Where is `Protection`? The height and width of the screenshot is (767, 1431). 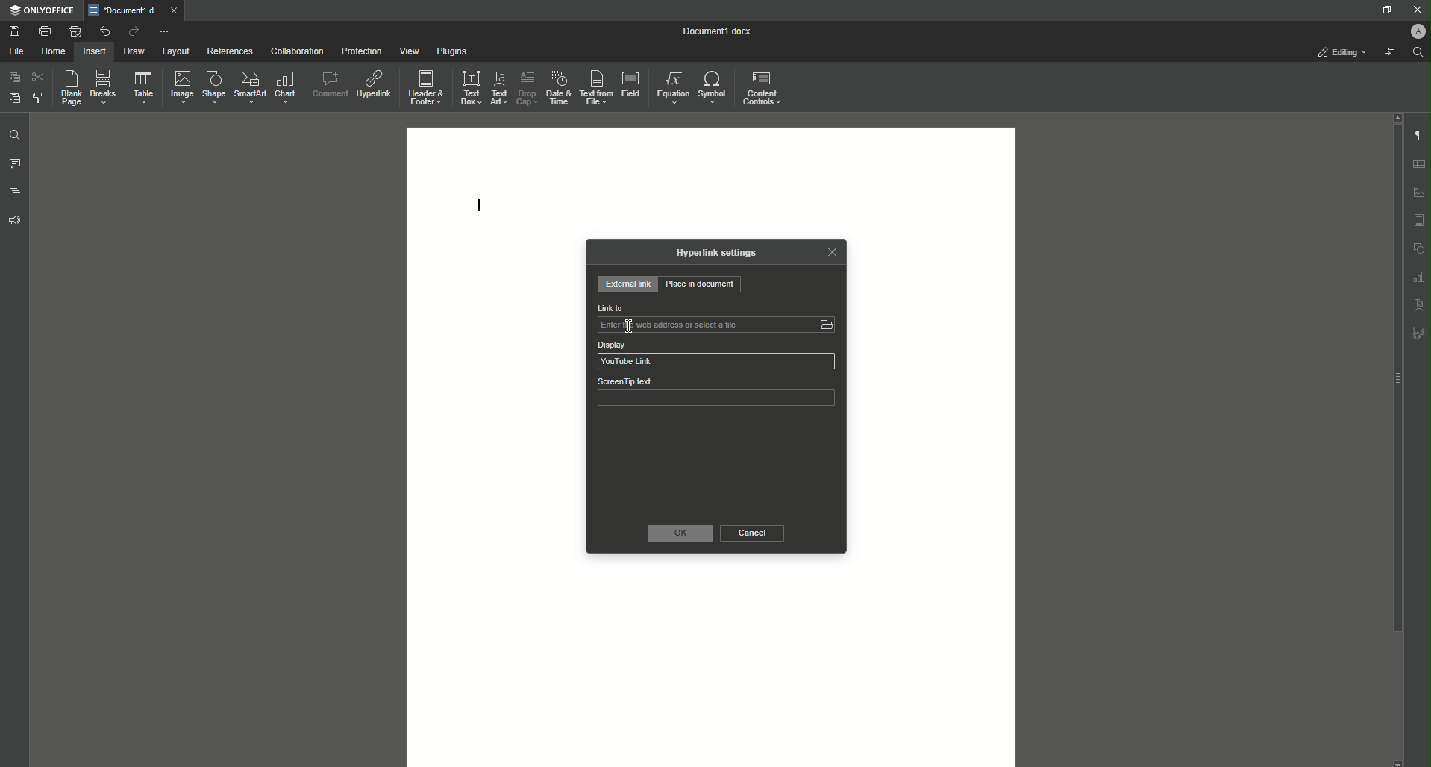 Protection is located at coordinates (361, 52).